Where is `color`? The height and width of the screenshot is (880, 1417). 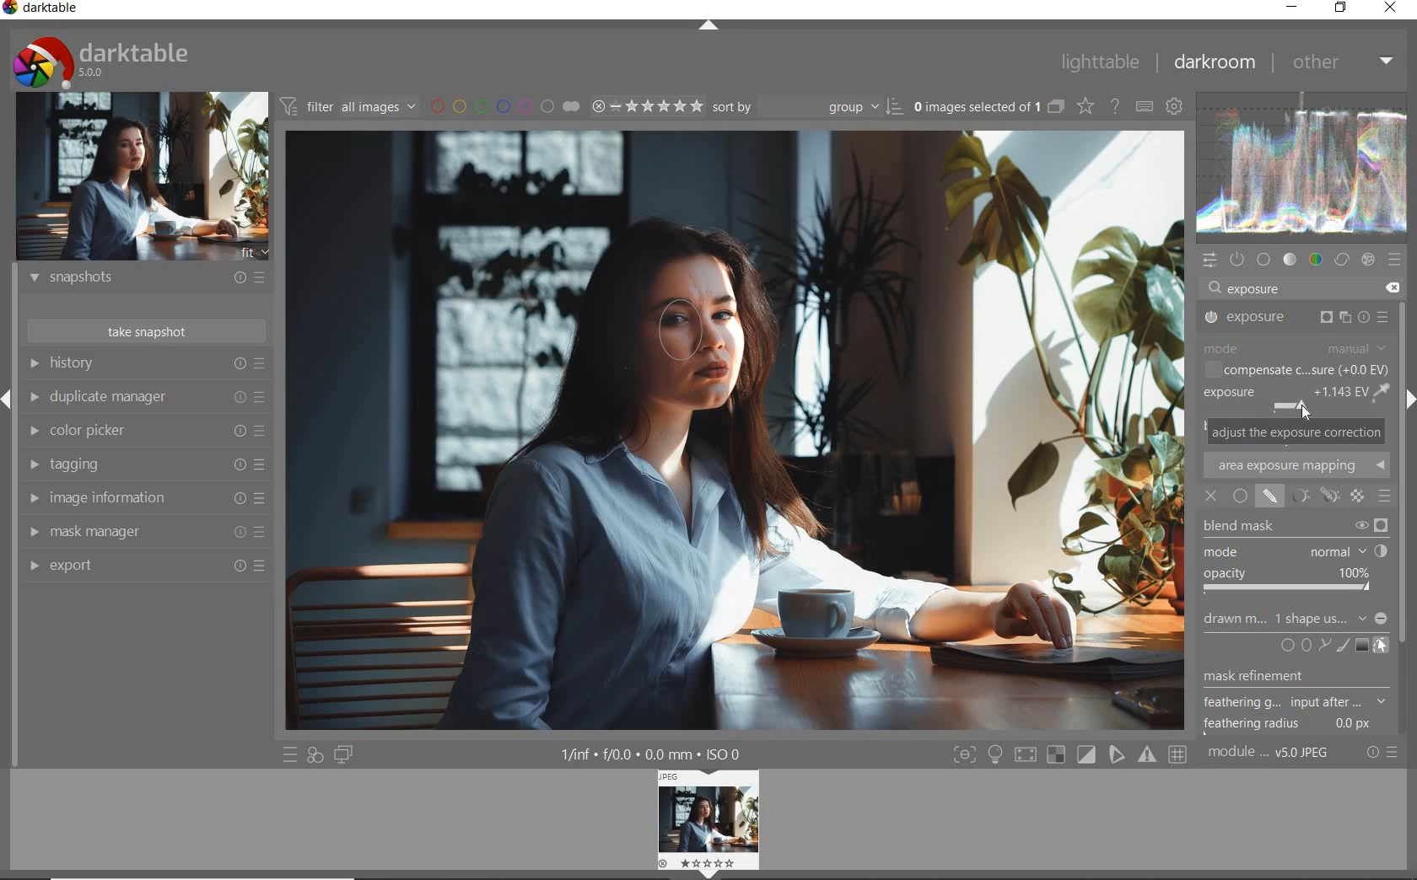 color is located at coordinates (1317, 260).